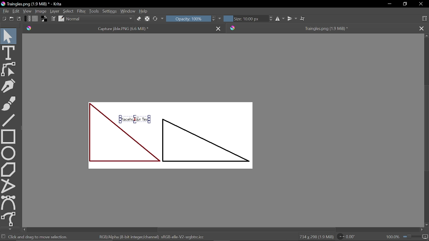 The image size is (429, 241). Describe the element at coordinates (8, 170) in the screenshot. I see `Polygon tool` at that location.